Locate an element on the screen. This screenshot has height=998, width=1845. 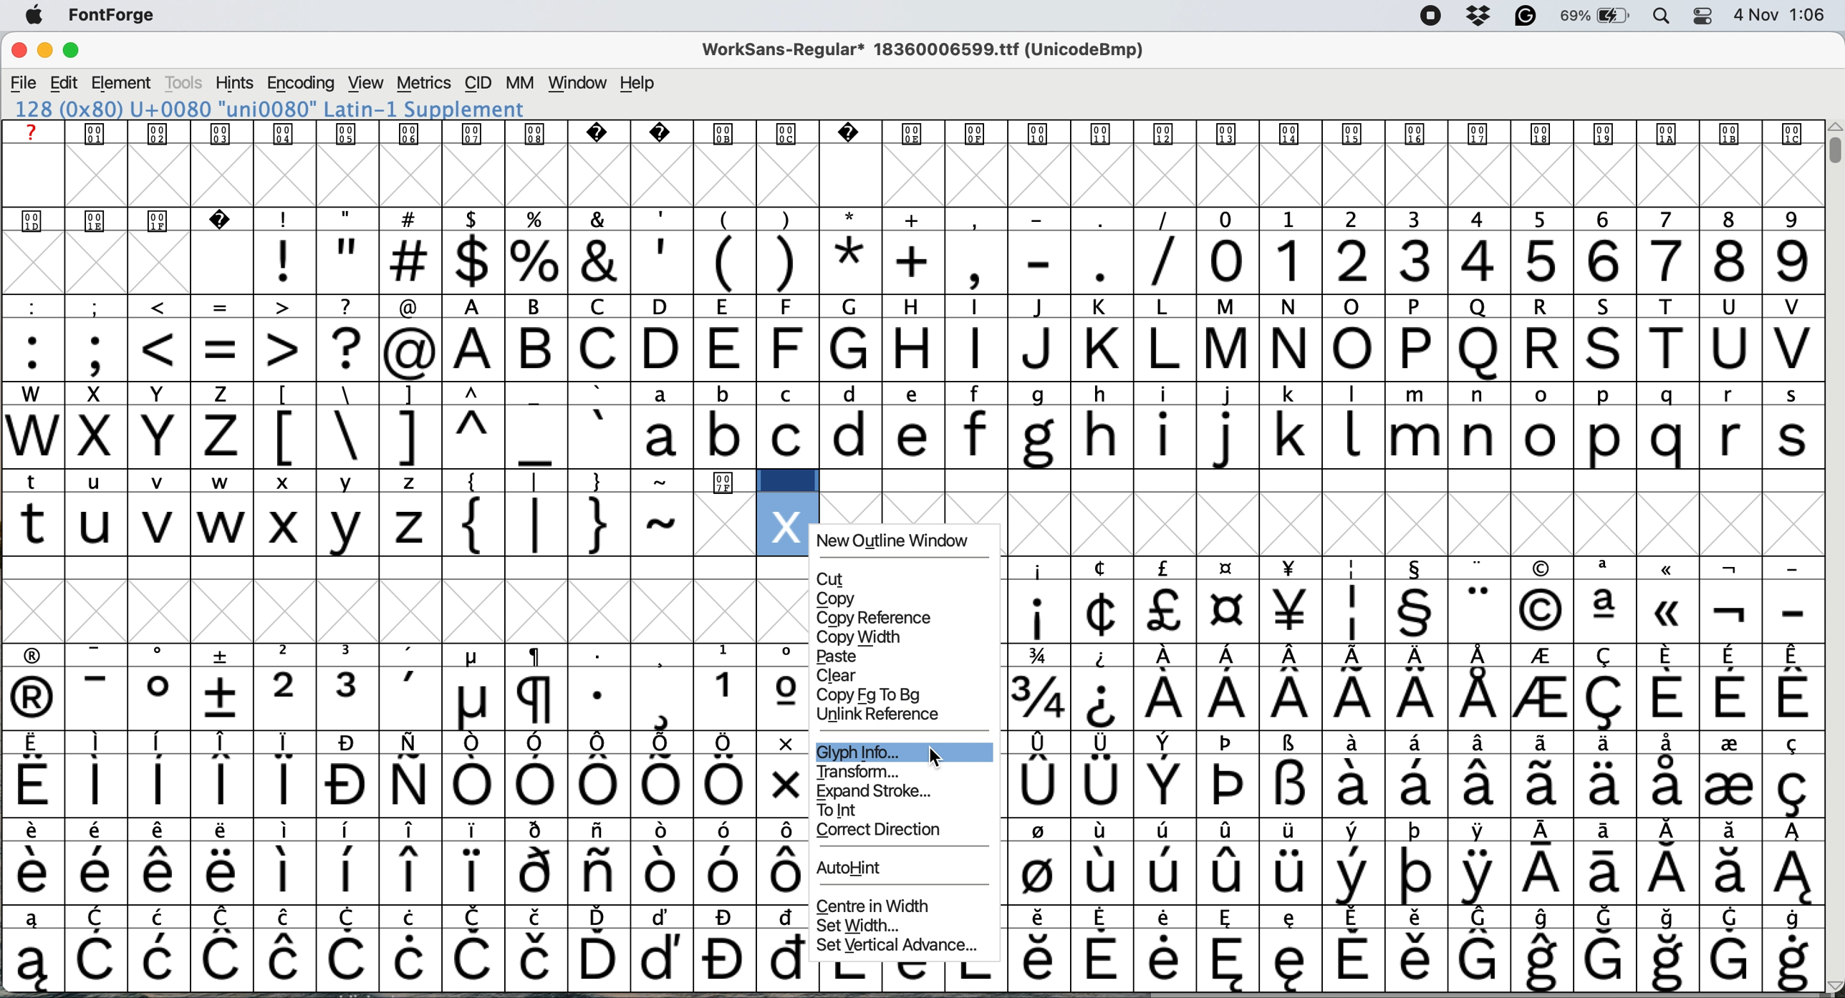
spotlight search is located at coordinates (1662, 17).